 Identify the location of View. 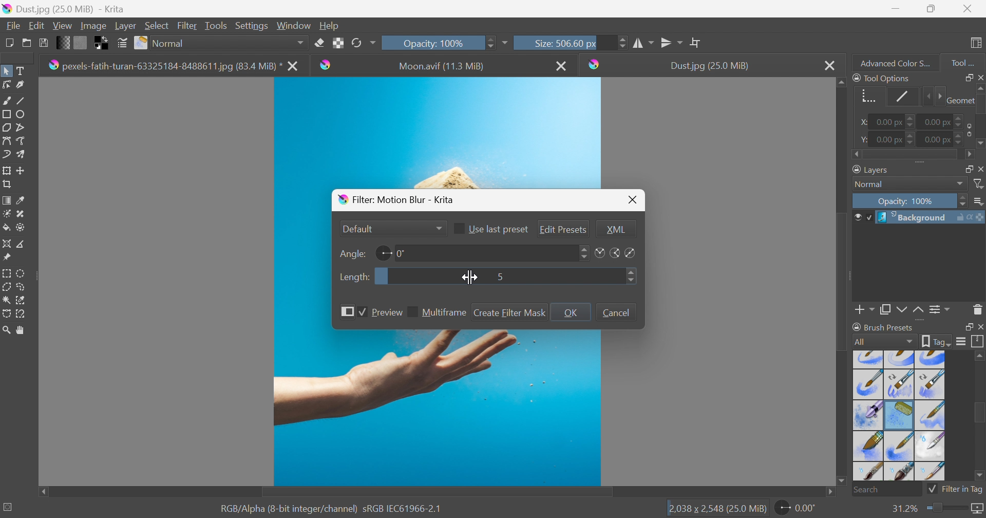
(62, 24).